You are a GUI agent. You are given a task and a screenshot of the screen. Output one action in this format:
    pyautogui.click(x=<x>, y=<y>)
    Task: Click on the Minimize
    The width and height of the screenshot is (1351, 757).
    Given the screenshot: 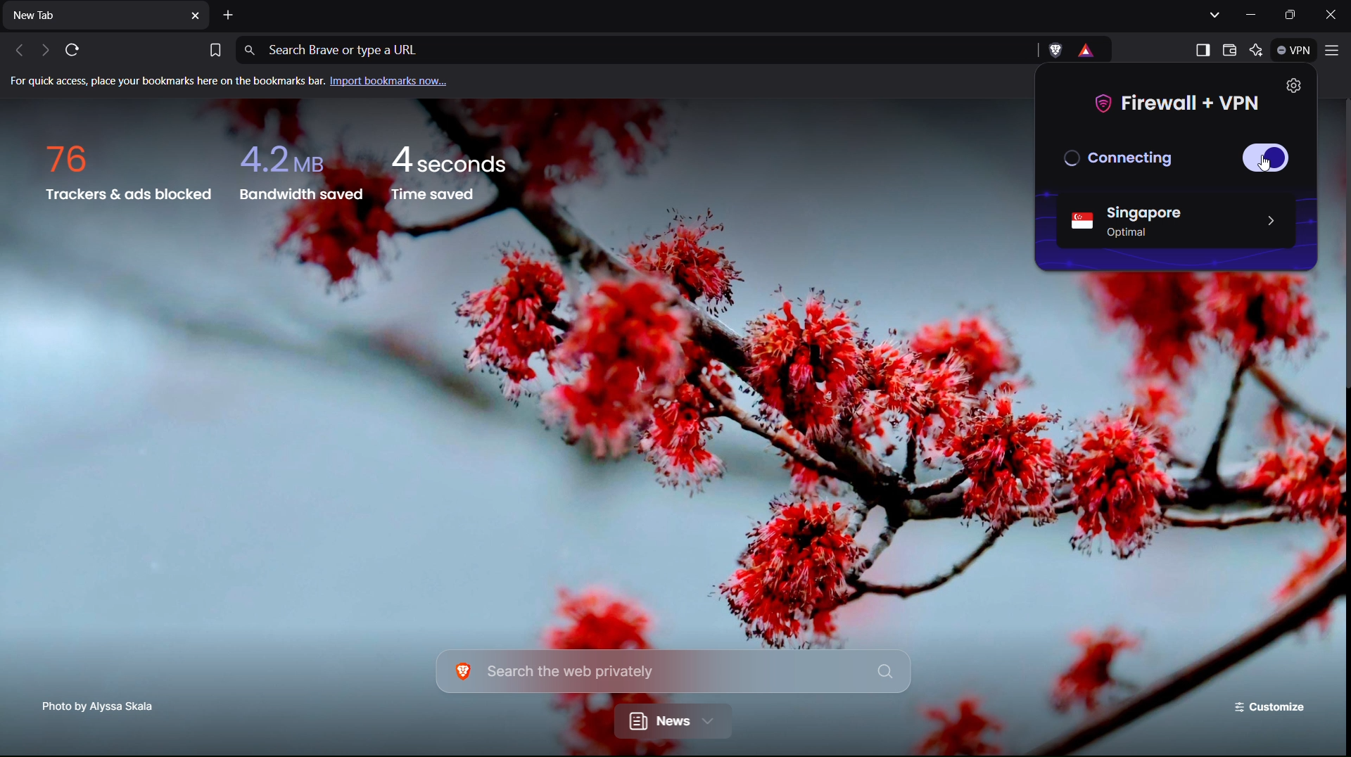 What is the action you would take?
    pyautogui.click(x=1259, y=15)
    